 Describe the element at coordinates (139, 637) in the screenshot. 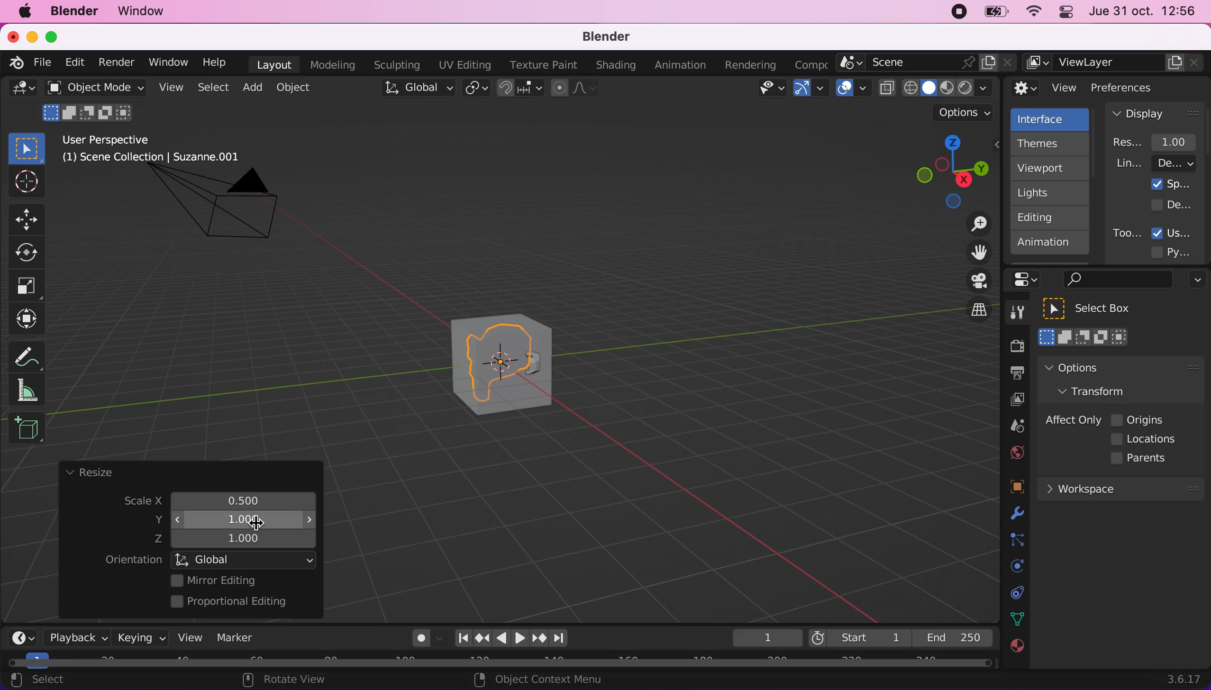

I see `keying` at that location.